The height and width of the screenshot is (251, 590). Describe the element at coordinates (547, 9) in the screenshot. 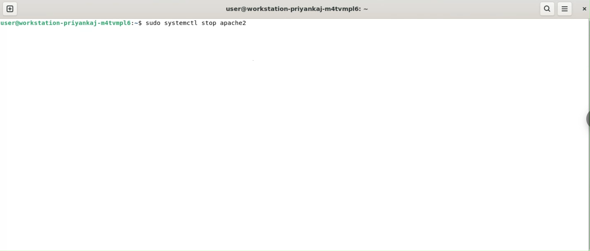

I see `search` at that location.